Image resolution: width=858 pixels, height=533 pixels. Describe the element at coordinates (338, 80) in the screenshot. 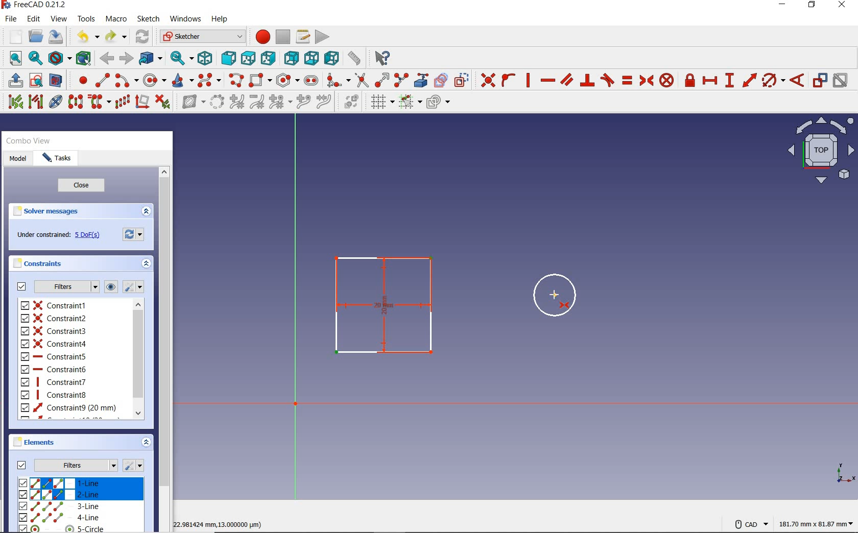

I see `create fillet` at that location.